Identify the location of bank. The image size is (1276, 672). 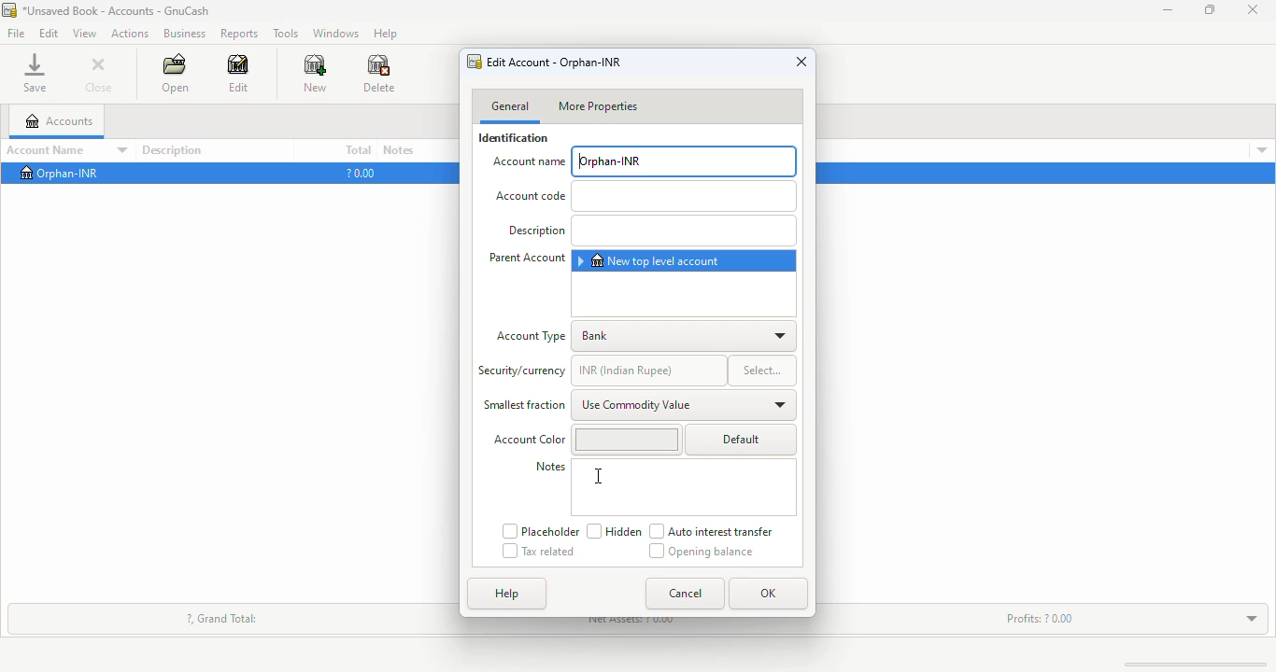
(685, 336).